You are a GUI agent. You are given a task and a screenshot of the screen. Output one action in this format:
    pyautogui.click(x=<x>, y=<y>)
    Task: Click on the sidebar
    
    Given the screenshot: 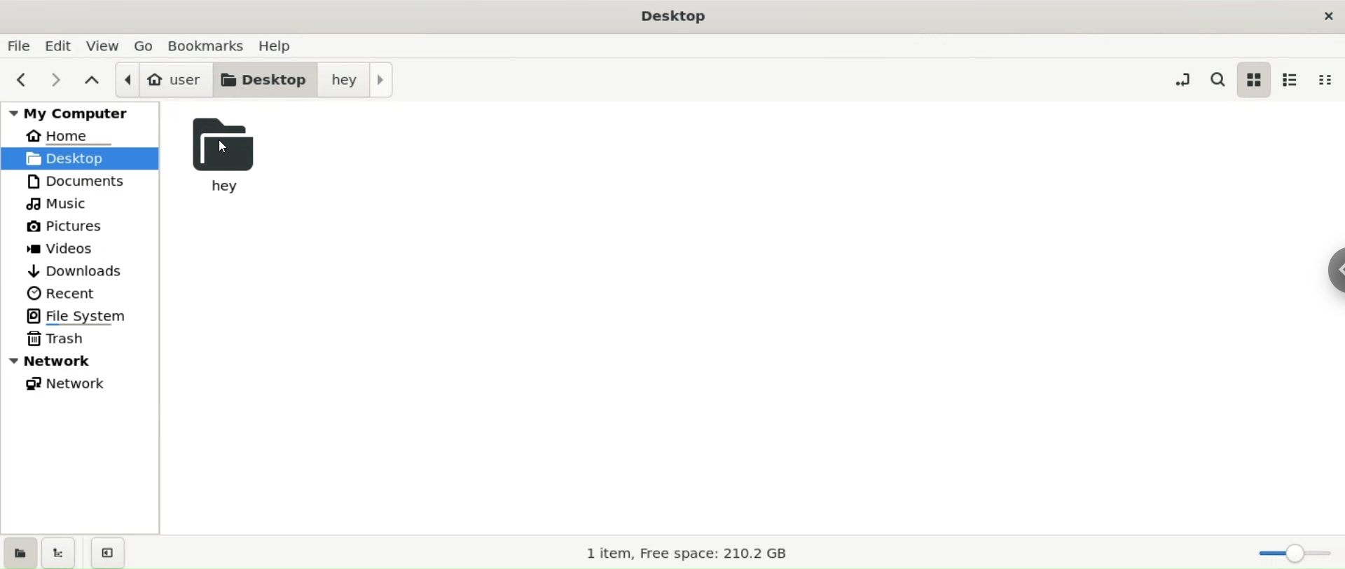 What is the action you would take?
    pyautogui.click(x=1320, y=270)
    